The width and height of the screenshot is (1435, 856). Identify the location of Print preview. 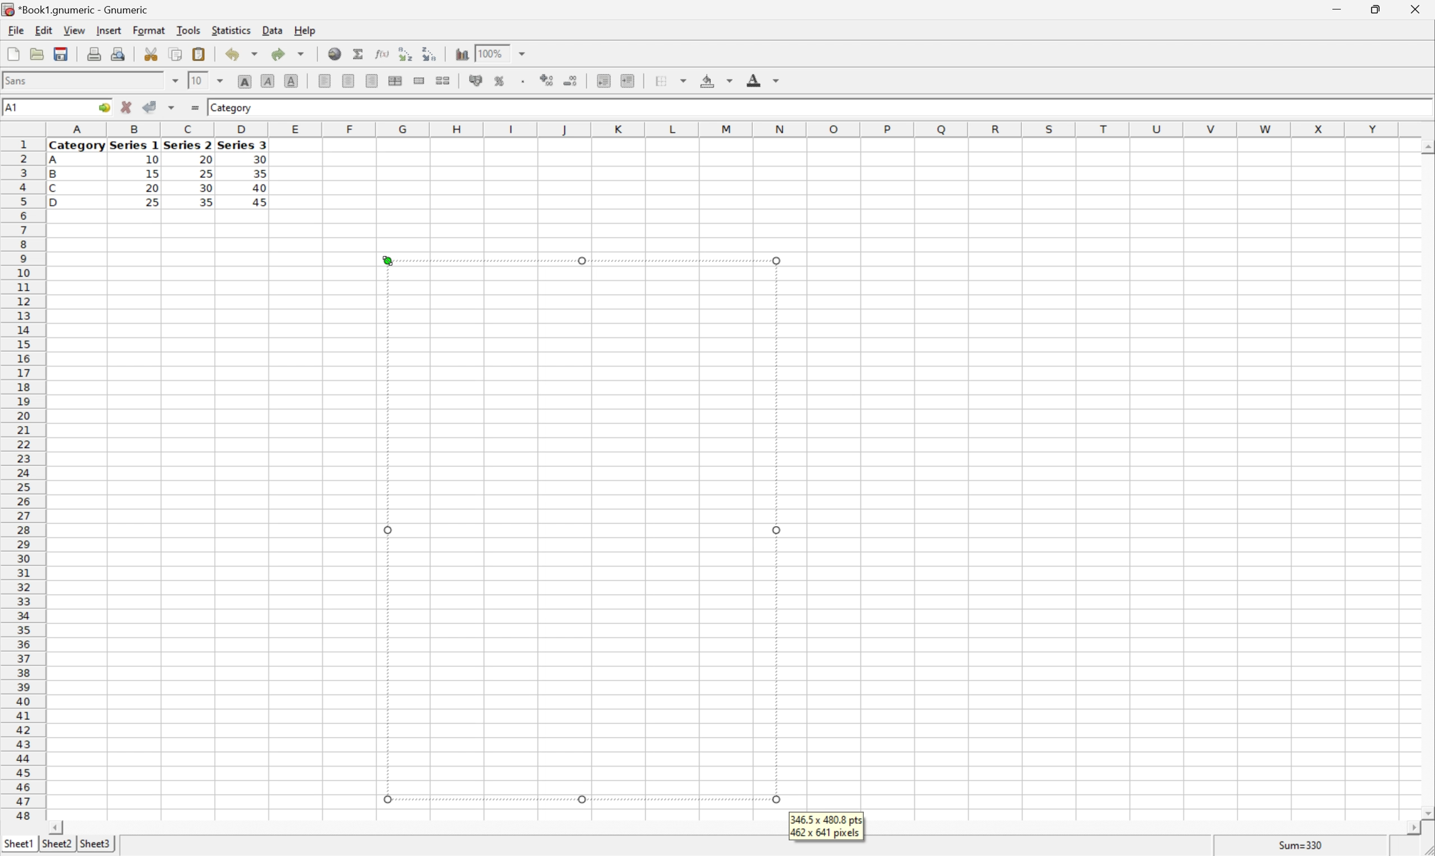
(119, 54).